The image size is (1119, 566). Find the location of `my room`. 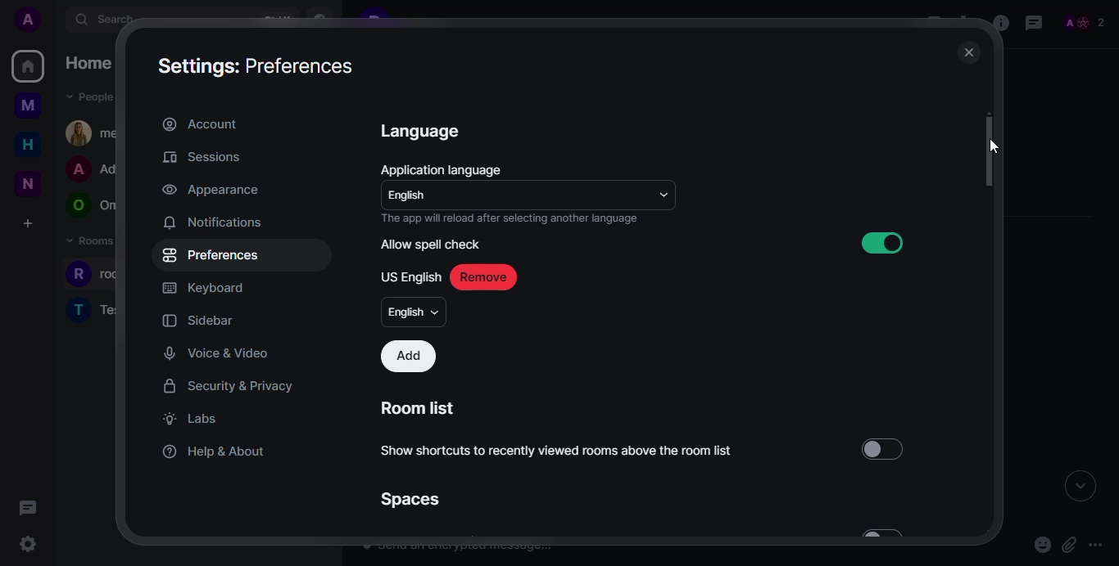

my room is located at coordinates (95, 133).